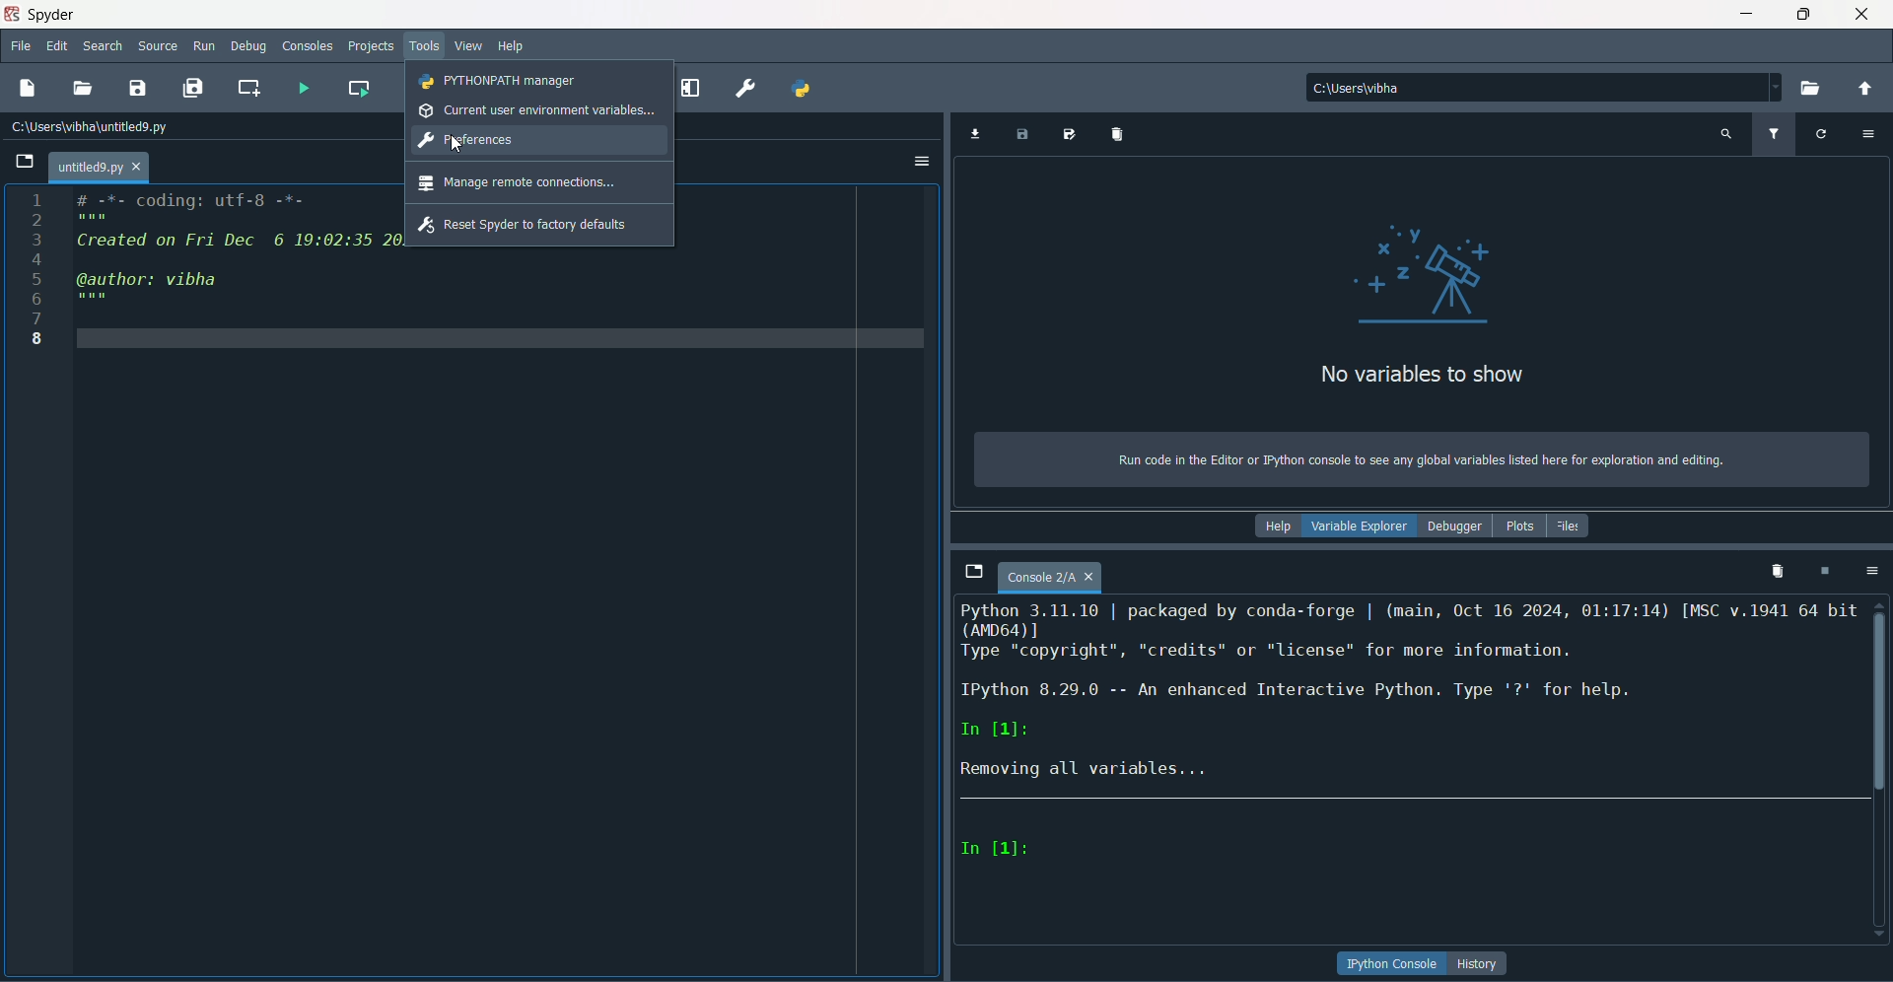 The height and width of the screenshot is (982, 1893). Describe the element at coordinates (103, 48) in the screenshot. I see `search` at that location.